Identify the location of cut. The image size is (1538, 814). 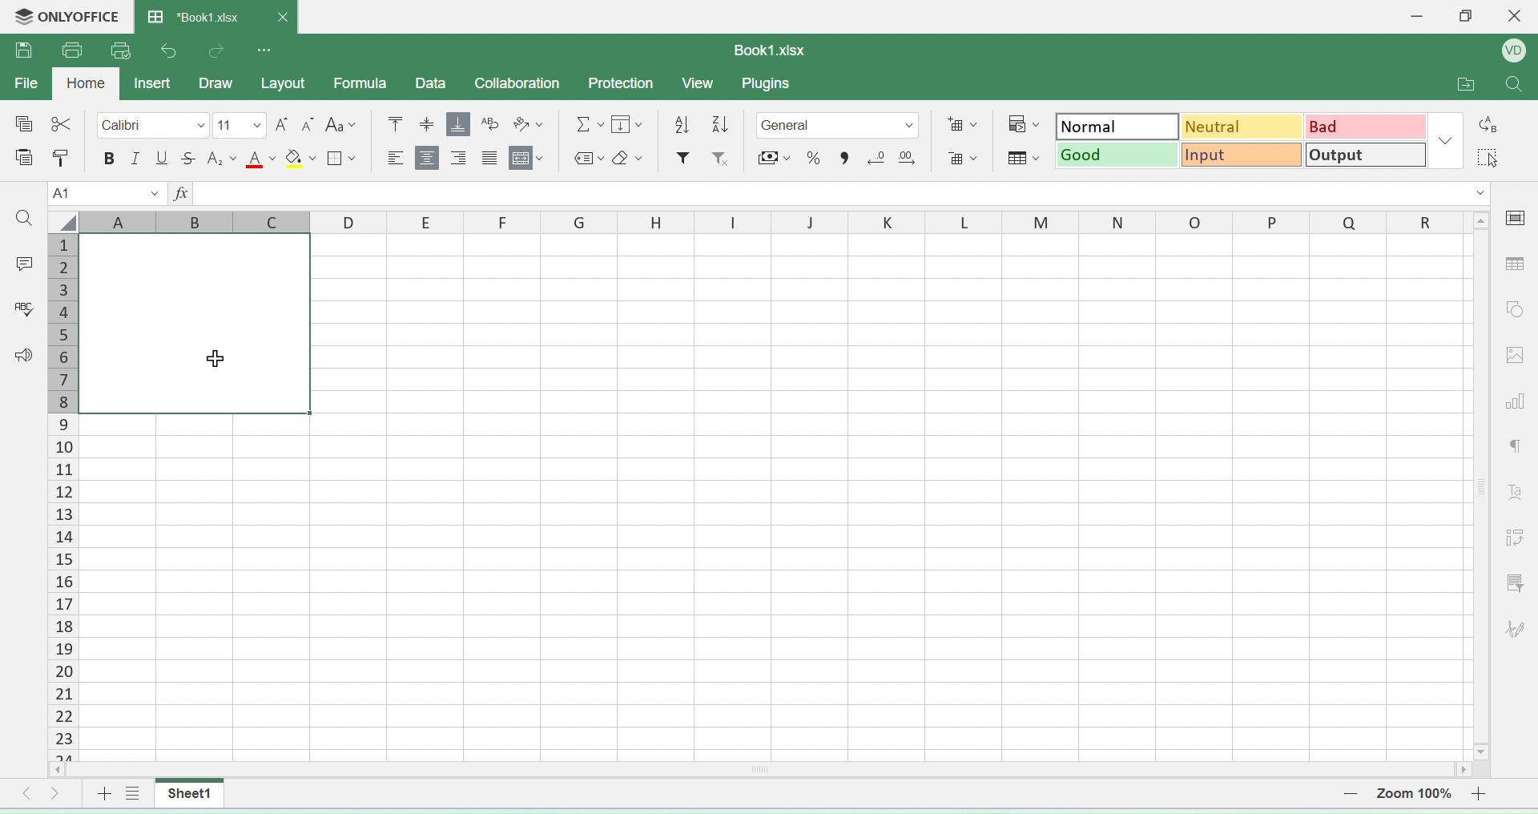
(60, 122).